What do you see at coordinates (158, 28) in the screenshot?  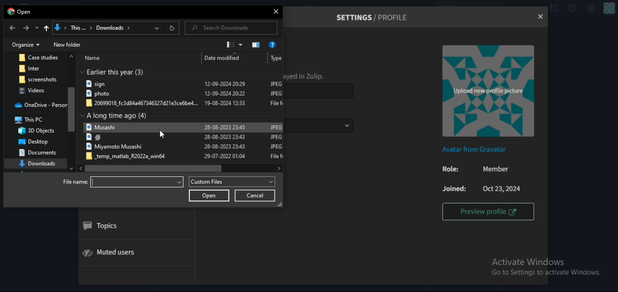 I see `dropdown` at bounding box center [158, 28].